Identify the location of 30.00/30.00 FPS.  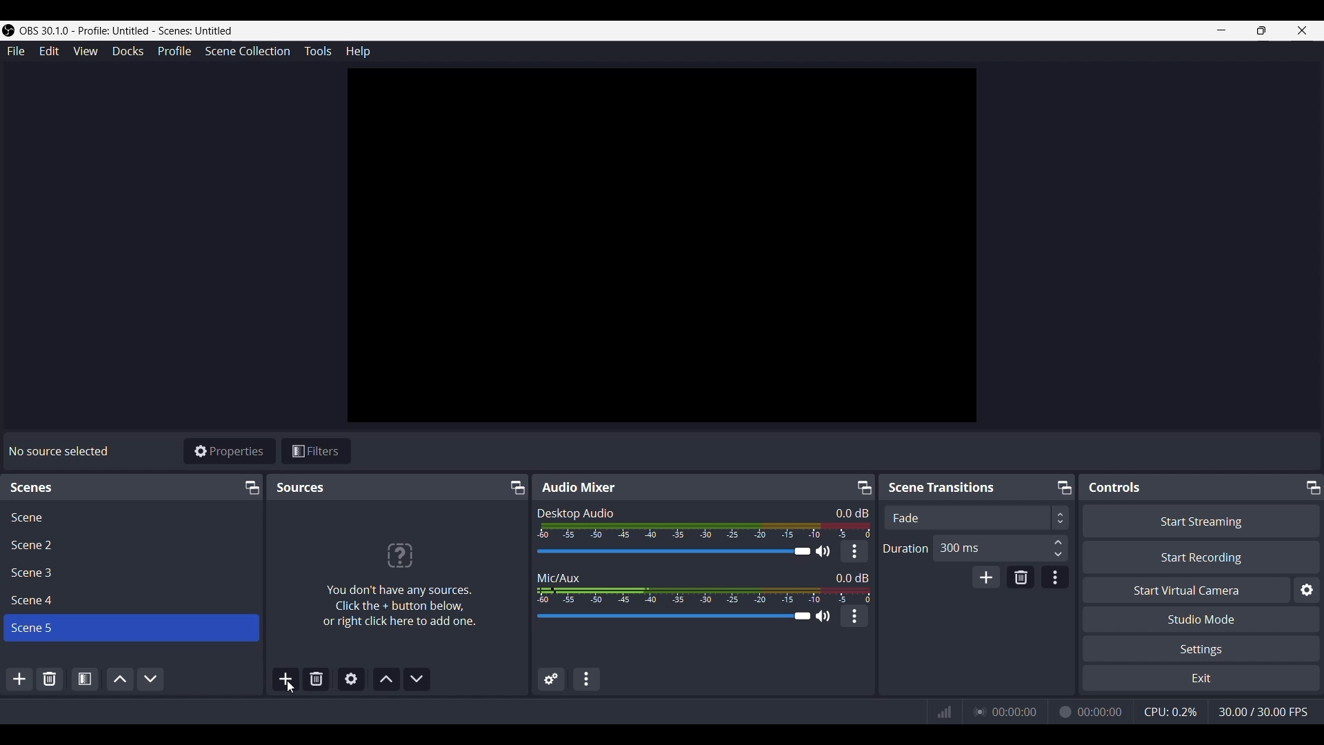
(1263, 711).